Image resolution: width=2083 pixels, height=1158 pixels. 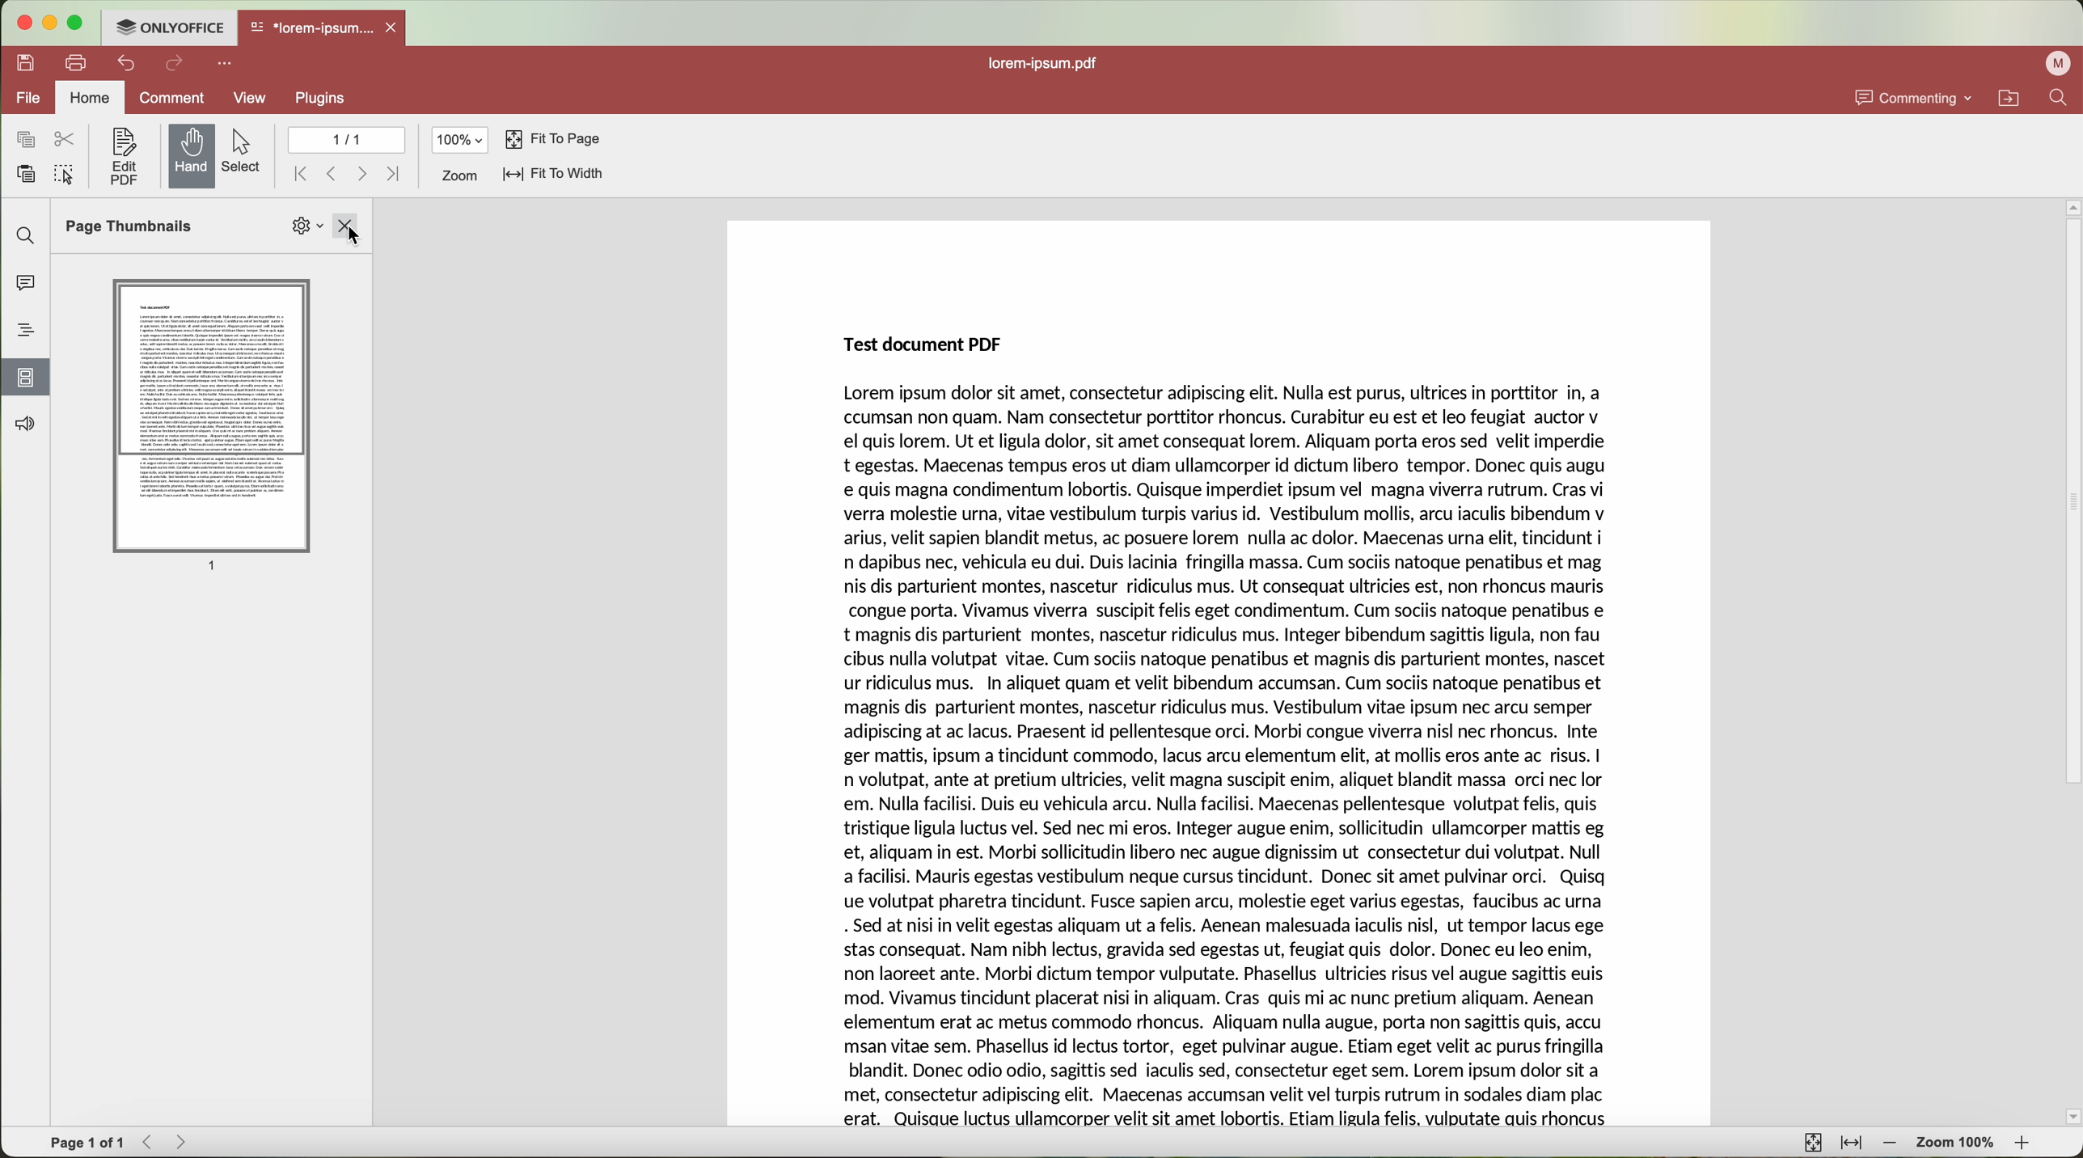 I want to click on Lorem ipsum dolor sit amet, consectetur adipiscing elit. Nulla est purus, ultrices in porttitor In, a
ccumsan non quam. Nam consectetur porttitor rhoncus. Curabitur eu est et leo feugiat auctor v
el quis lorem. Ut et ligula dolor, sit amet consequat lorem. Aliquam porta eros sed velit imperdie
t egestas. Maecenas tempus eros ut diam ullamcorper id dictum libero tempor. Donec quis augu
e quis magna condimentum lobortis. Quisque imperdiet ipsum vel magna viverra rutrum. Cras vi
verra molestie urna, vitae vestibulum turpis varius id. Vestibulum mollis, arcu iaculis bibendum v
arius, velit sapien blandit metus, ac posuere lorem nulla ac dolor. Maecenas urna elit, tincidunt i
n dapibus nec, vehicula eu dui. Duis lacinia fringilla massa. Cum sociis natoque penatibus et mag
nis dis parturient montes, nascetur ridiculus mus. Ut consequat ultricies est, non rhoncus mauris
congue porta. Vivamus viverra suscipit felis eget condimentum. Cum sociis natoque penatibus e
t magnis dis parturient montes, nascetur ridiculus mus. Integer bibendum sagittis ligula, non fau
cibus nulla volutpat vitae. Cum sociis natoque penatibus et magnis dis parturient montes, nascet
ur ridiculus mus. In aliquet quam et velit bibendum accumsan. Cum sociis natoque penatibus et
magnis dis parturient montes, nascetur ridiculus mus. Vestibulum vitae ipsum nec arcu semper
adipiscing at ac lacus. Praesent id pellentesque orci. Morbi congue viverra nisl nec rhoncus. Inte
ger mattis, ipsum a tincidunt commodo, lacus arcu elementum elit, at mollis eros ante ac risus. |
n volutpat, ante at pretium ultricies, velit magna suscipit enim, aliquet blandit massa orci nec lor
em. Nulla facilisi. Duis eu vehicula arcu. Nulla facilisi. Maecenas pellentesque volutpat felis, quis
tristique ligula luctus vel. Sed nec mi eros. Integer augue enim, sollicitudin ullamcorper mattis eg
et, aliquam in est. Morbi sollicitudin libero nec augue dignissim ut consectetur dui volutpat. Null
a facilisi. Mauris egestas vestibulum neque cursus tincidunt. Donec sit amet pulvinar orci. Quisq
ue volutpat pharetra tincidunt. Fusce sapien arcu, molestie eget varius egestas, faucibus ac urna
. Sed at nisi in velit egestas aliquam ut a felis. Aenean malesuada iaculis nisl, ut tempor lacus ege
stas consequat. Nam nibh lectus, gravida sed egestas ut, feugiat quis dolor. Donec eu leo enim,
non laoreet ante. Morbi dictum tempor vulputate. Phasellus ultricies risus vel augue sagittis euis
mod. Vivamus tincidunt placerat nisi in aliquam. Cras quis mi ac nunc pretium aliquam. Aenean
elementum erat ac metus commodo rhoncus. Aliquam nulla augue, porta non sagittis quis, accu
msan vitae sem. Phasellus id lectus tortor, eget pulvinar augue. Etiam eget velit ac purus fringilla
blandit. Donec odio odio, sagittis sed iaculis sed, consectetur eget sem. Lorem ipsum dolor sit a
met, consectetur adipiscing elit. Maecenas accumsan velit vel turpis rutrum in sodales diam plac
erat. Quisque luctus ullamcorper velit sit amet lobortis. Etiam ligula felis, vulputate auis rhoncus, so click(x=1224, y=756).